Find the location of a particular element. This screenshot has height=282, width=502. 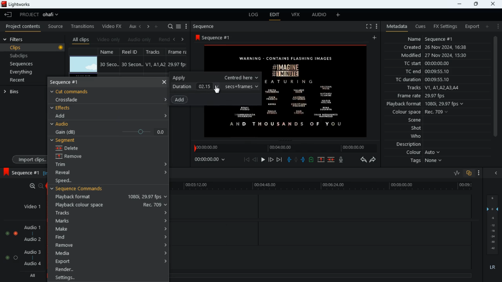

V1, A1, A2 is located at coordinates (155, 64).